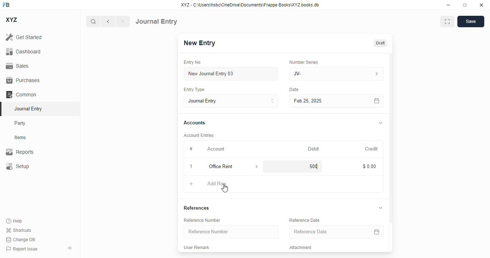  What do you see at coordinates (322, 231) in the screenshot?
I see `reference date` at bounding box center [322, 231].